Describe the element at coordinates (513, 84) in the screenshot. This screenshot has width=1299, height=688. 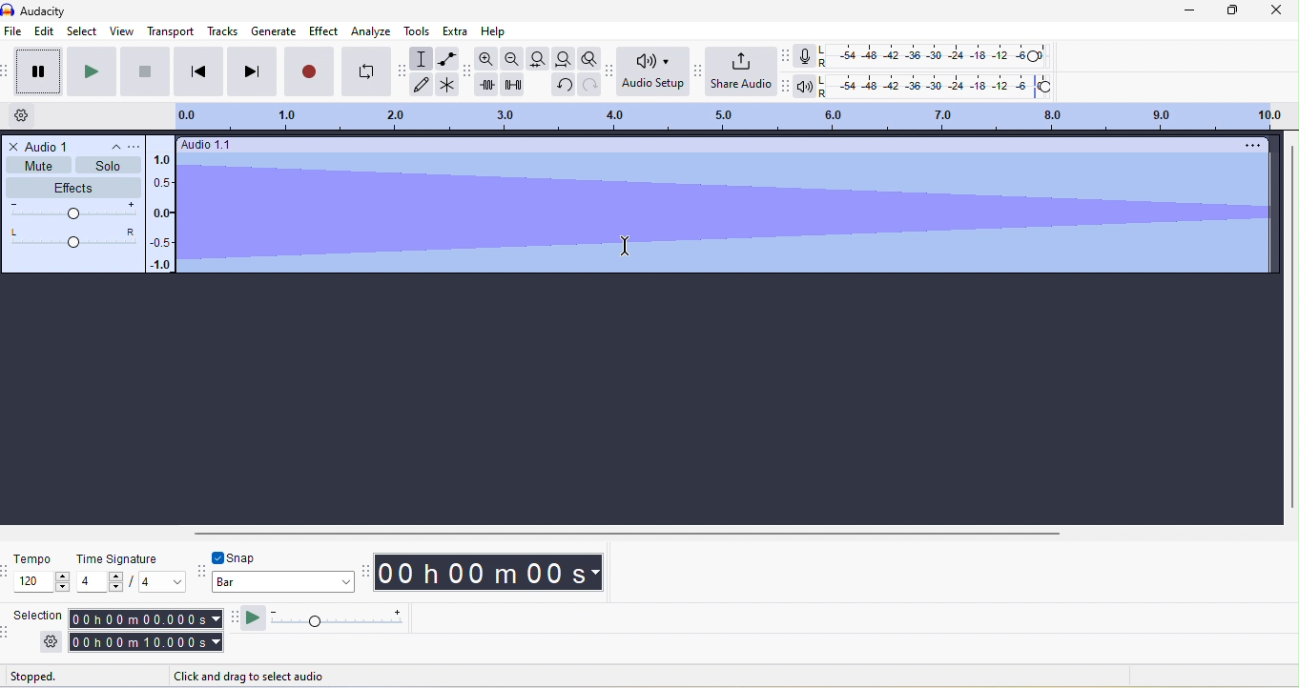
I see `silence audio selection` at that location.